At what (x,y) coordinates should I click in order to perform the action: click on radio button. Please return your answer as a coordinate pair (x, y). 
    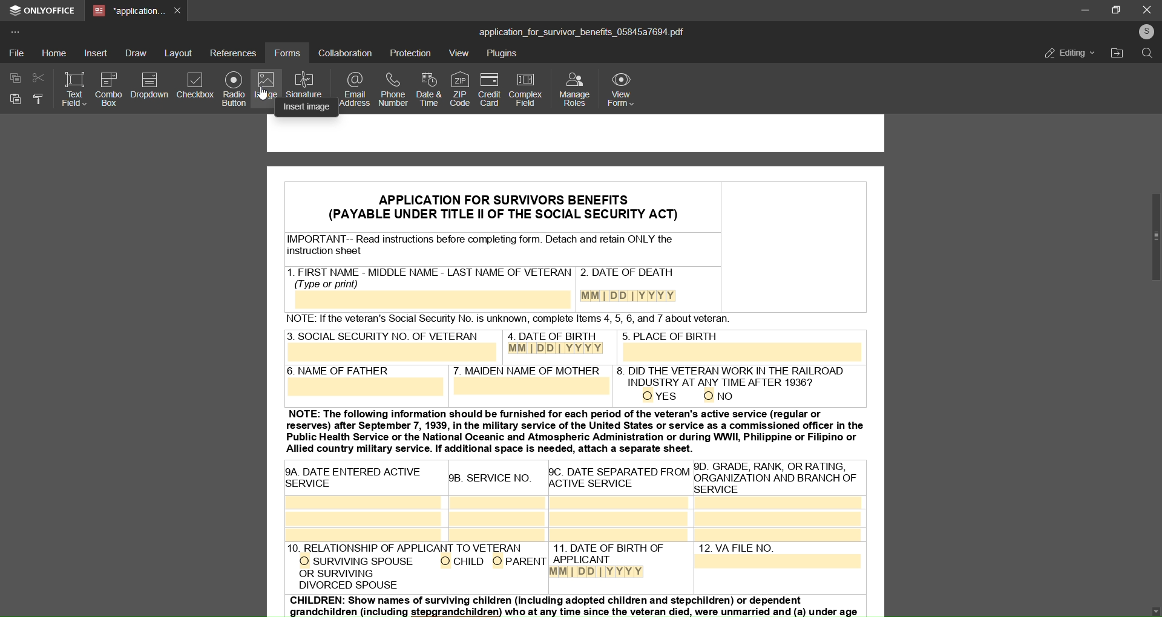
    Looking at the image, I should click on (233, 90).